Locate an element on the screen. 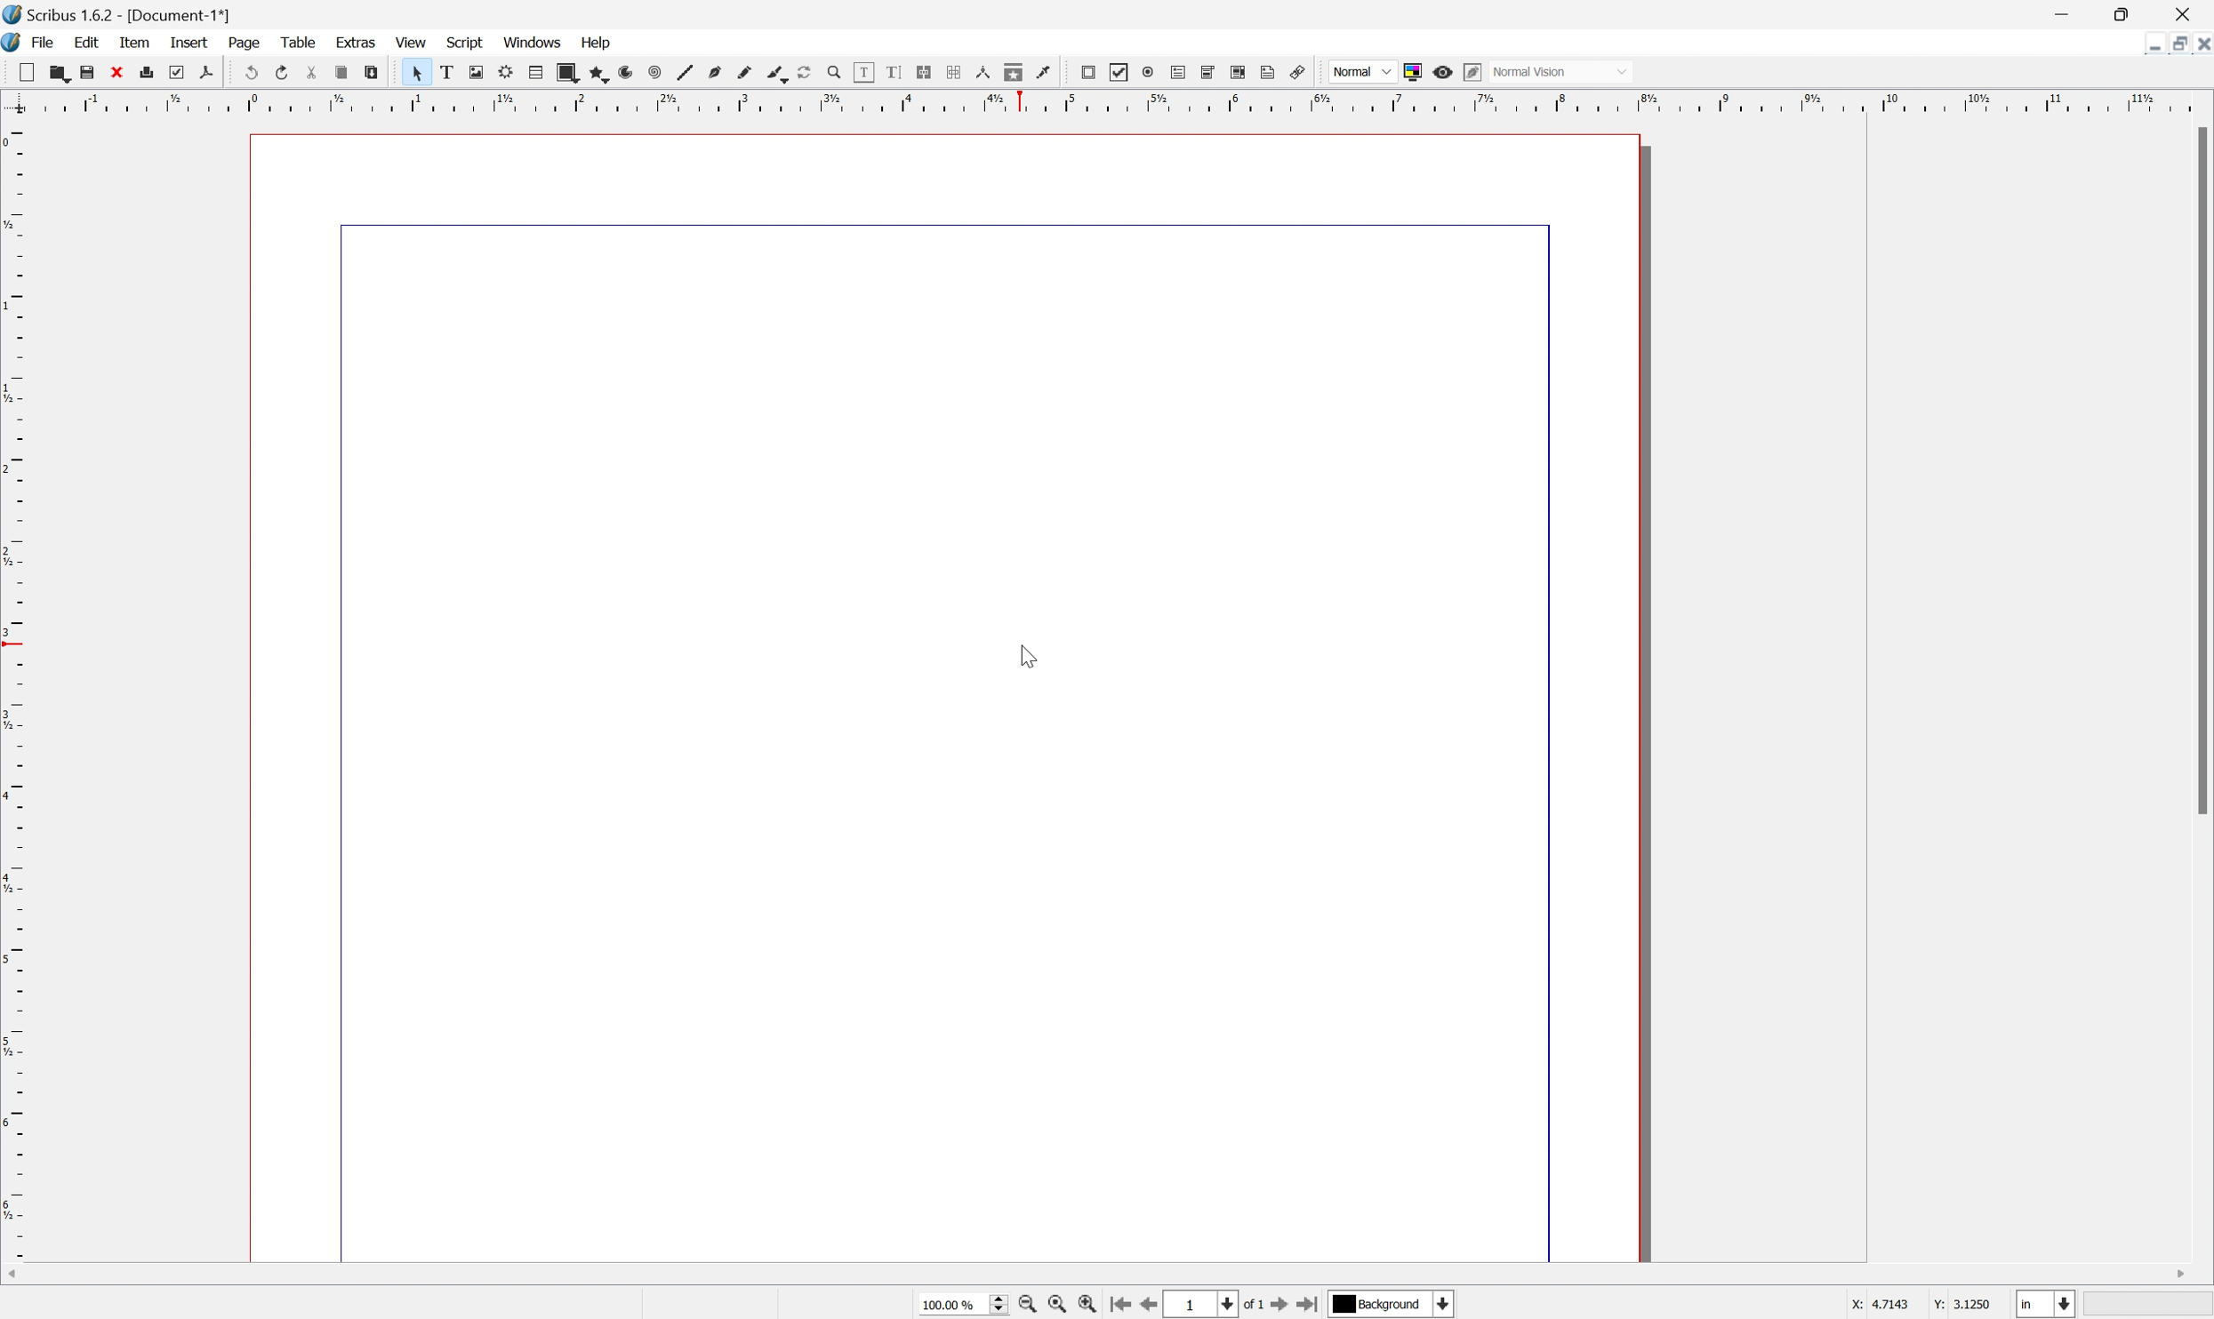 Image resolution: width=2214 pixels, height=1319 pixels. Close is located at coordinates (2186, 14).